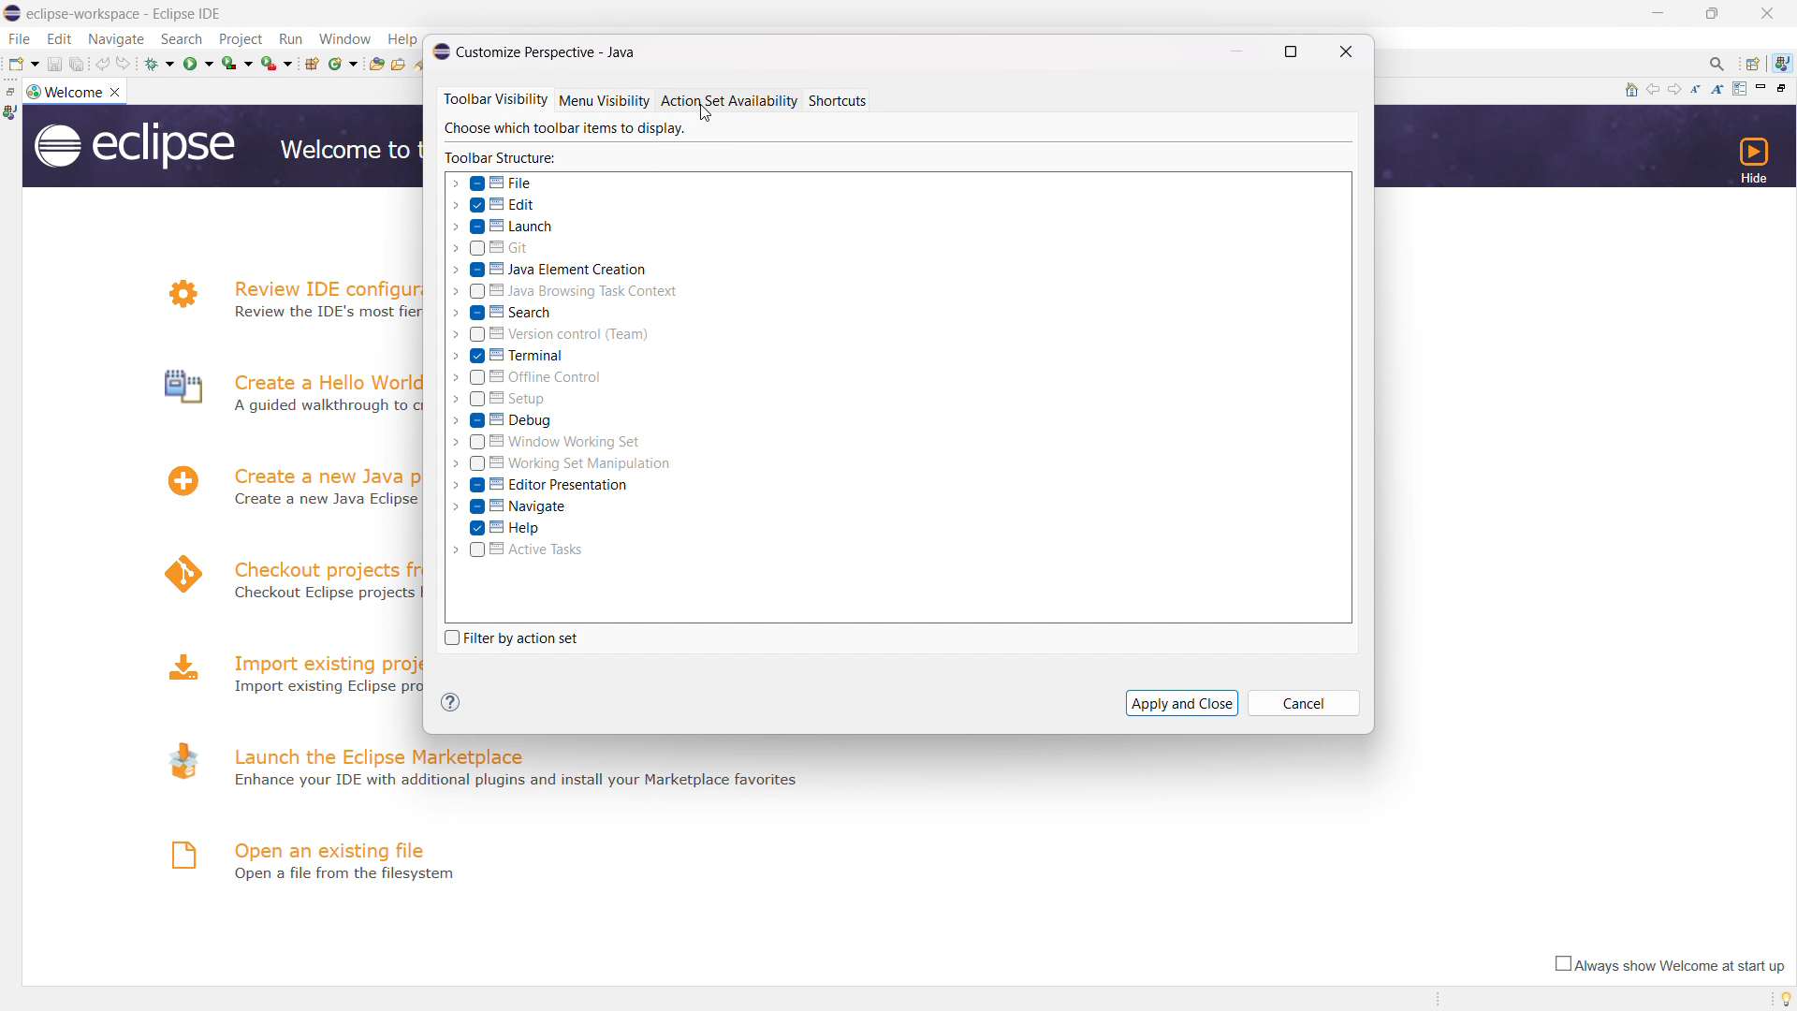  Describe the element at coordinates (1780, 998) in the screenshot. I see `tip of the day` at that location.